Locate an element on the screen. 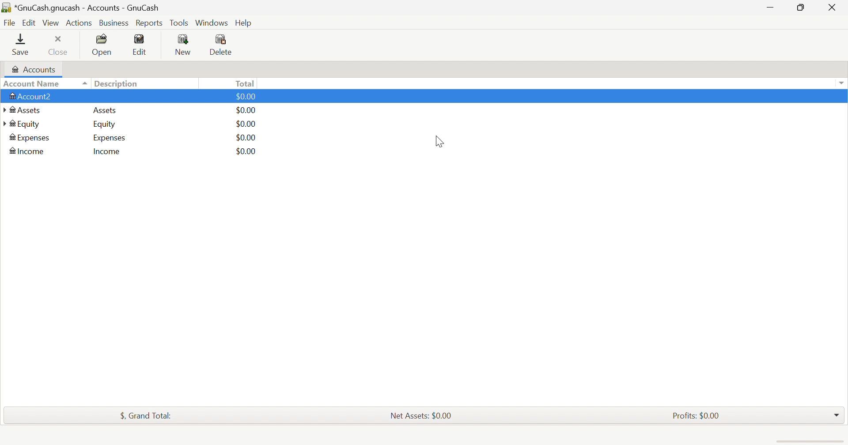 Image resolution: width=848 pixels, height=445 pixels. Account Name is located at coordinates (46, 84).